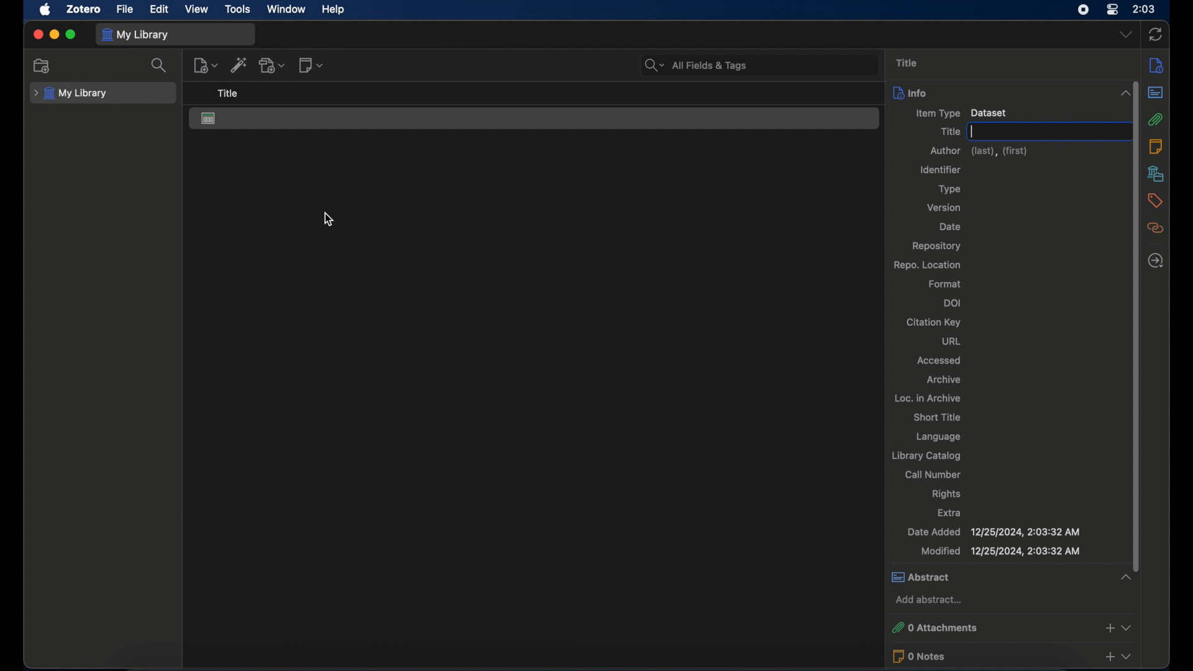 The image size is (1193, 671). I want to click on sync, so click(1155, 35).